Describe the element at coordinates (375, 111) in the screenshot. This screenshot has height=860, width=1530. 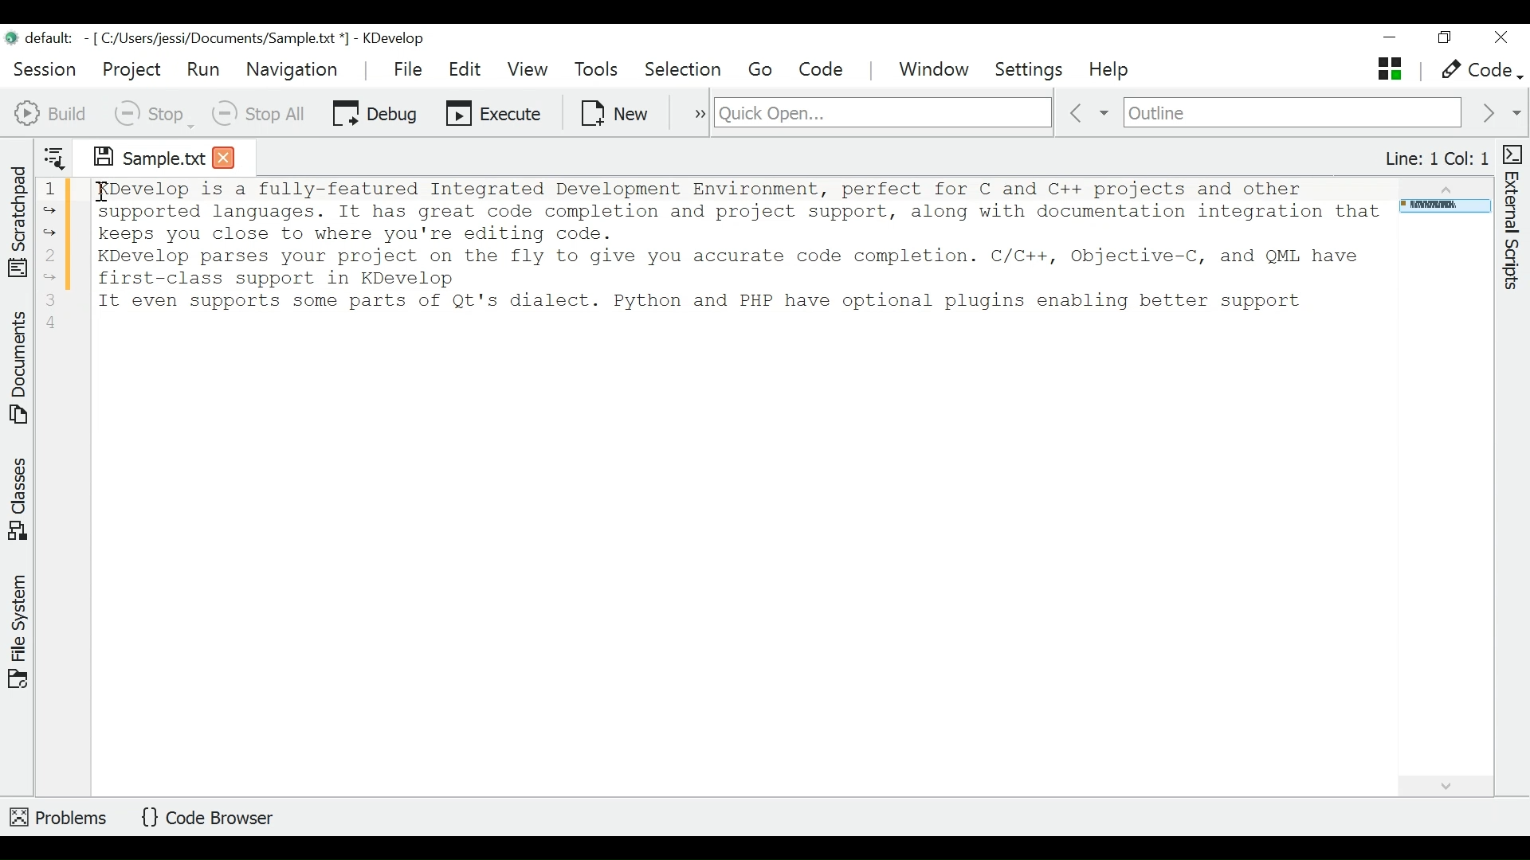
I see `Debug` at that location.